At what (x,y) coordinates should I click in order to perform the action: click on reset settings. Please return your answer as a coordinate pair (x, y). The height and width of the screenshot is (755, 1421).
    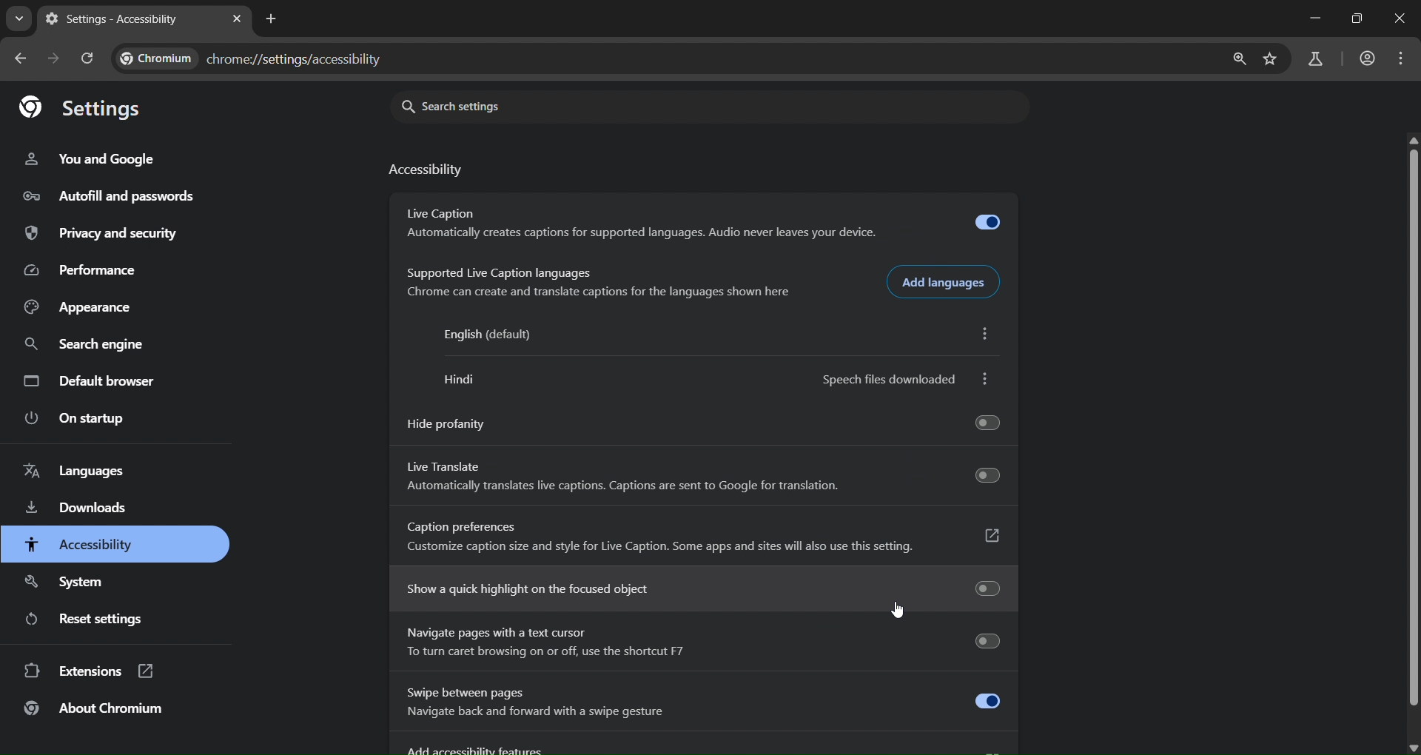
    Looking at the image, I should click on (91, 620).